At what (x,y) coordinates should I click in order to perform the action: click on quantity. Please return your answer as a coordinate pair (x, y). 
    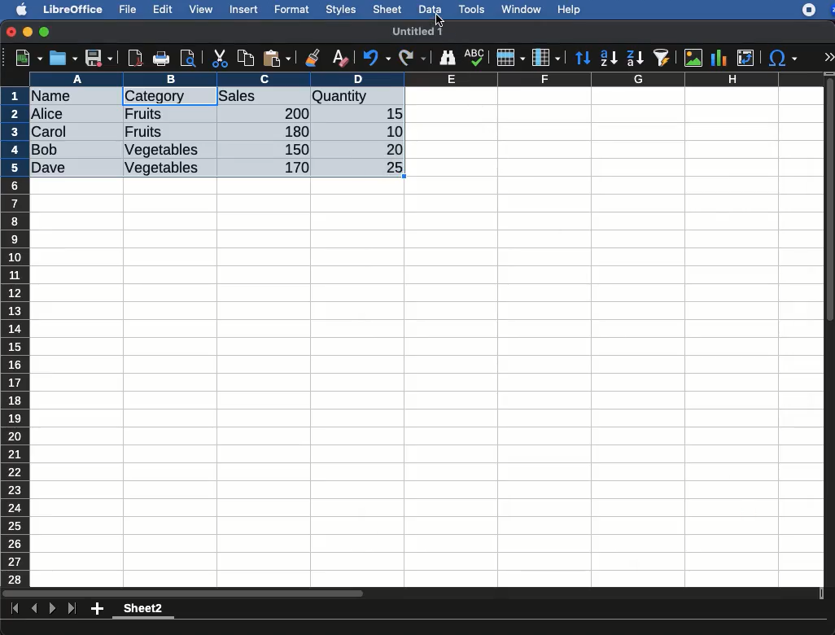
    Looking at the image, I should click on (357, 98).